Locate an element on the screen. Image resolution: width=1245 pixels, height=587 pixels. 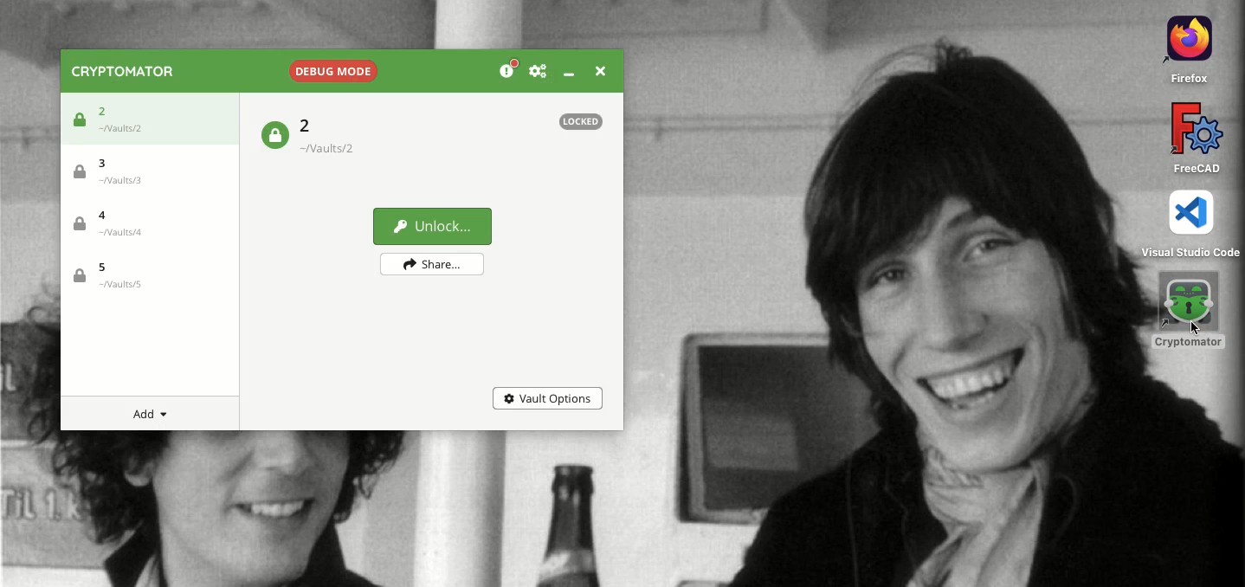
Add menu is located at coordinates (155, 415).